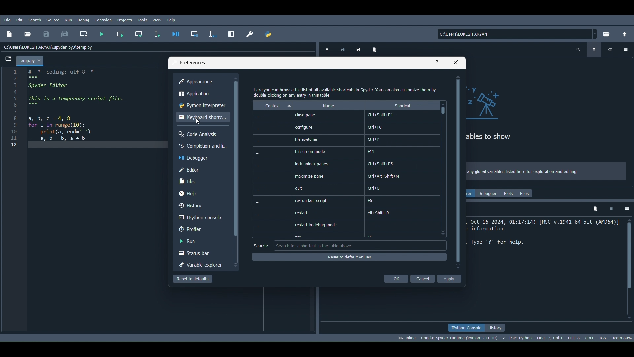  Describe the element at coordinates (579, 50) in the screenshot. I see `Search variable names and types (Ctrl + F)` at that location.